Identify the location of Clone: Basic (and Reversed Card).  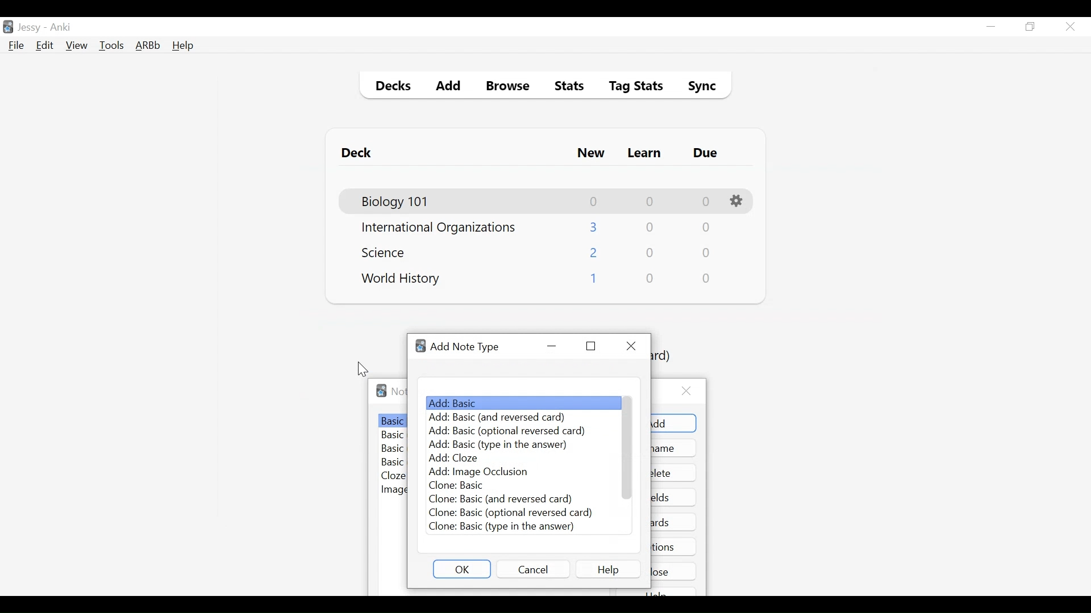
(500, 498).